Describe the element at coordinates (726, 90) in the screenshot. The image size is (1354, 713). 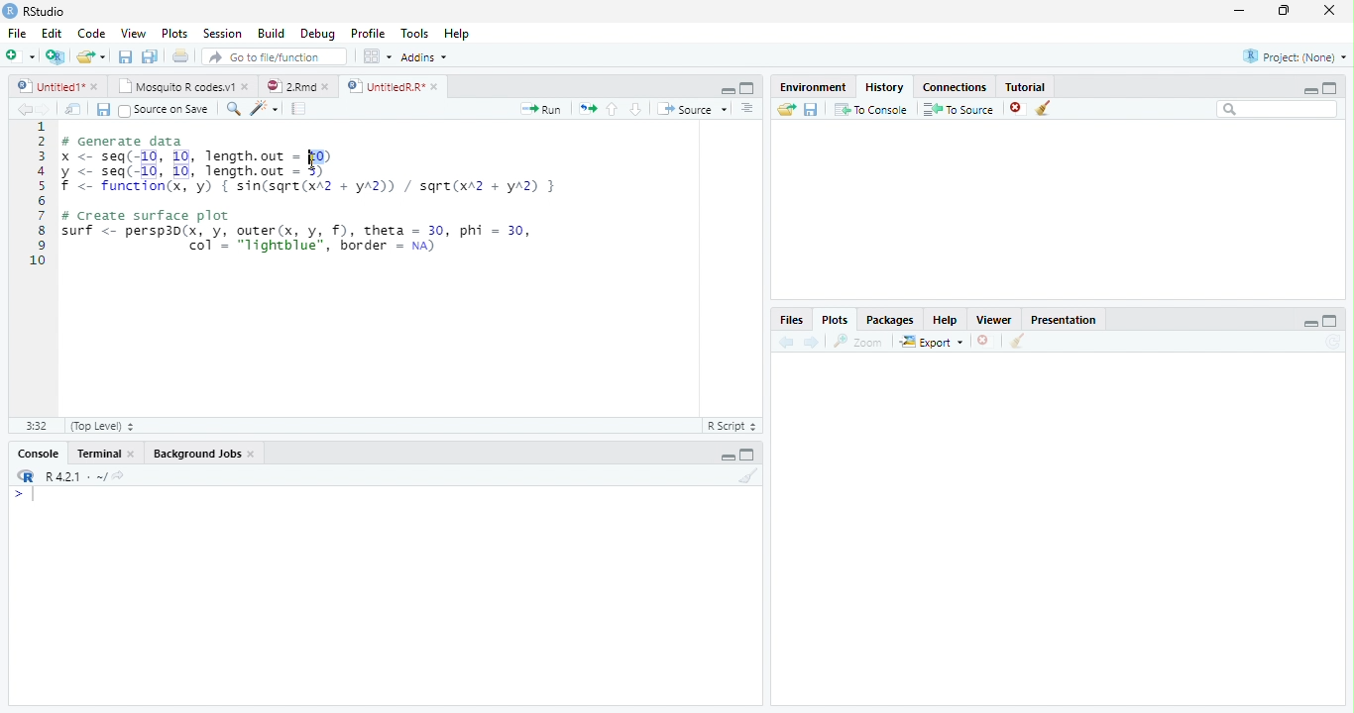
I see `Minimize` at that location.